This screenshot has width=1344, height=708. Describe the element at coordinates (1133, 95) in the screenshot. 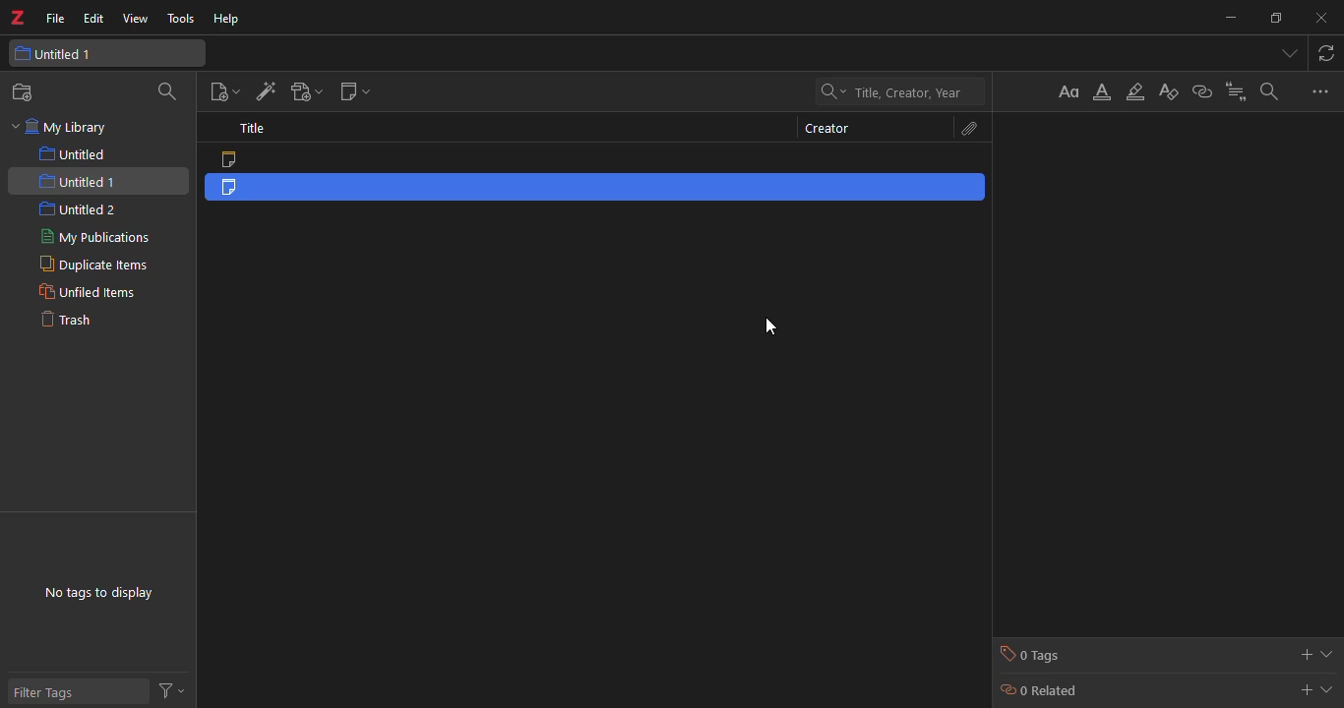

I see `highlight text` at that location.